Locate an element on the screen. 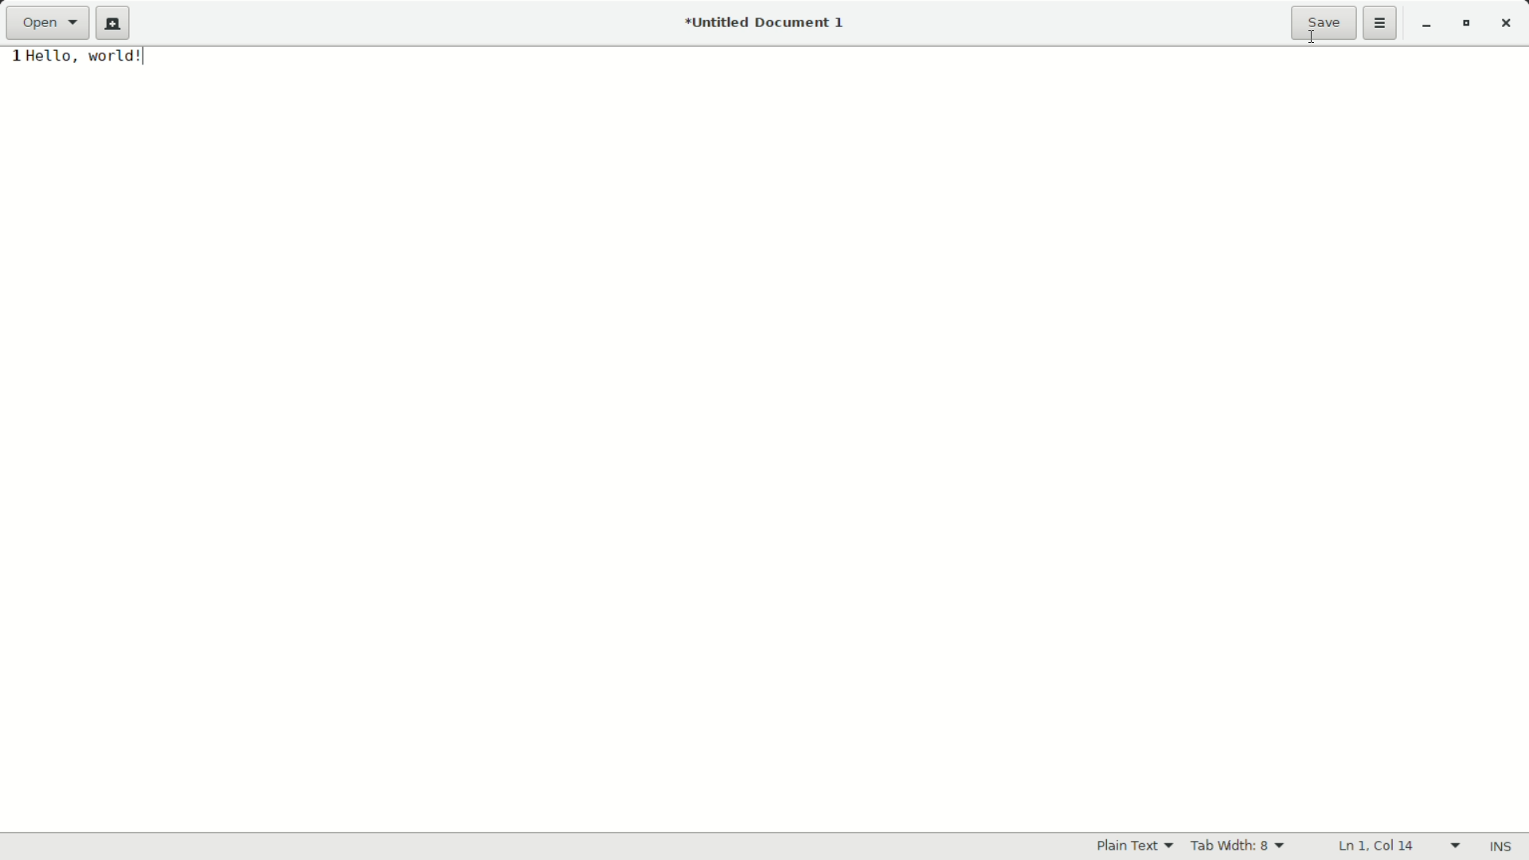 This screenshot has width=1529, height=860. Hello, world! is located at coordinates (113, 58).